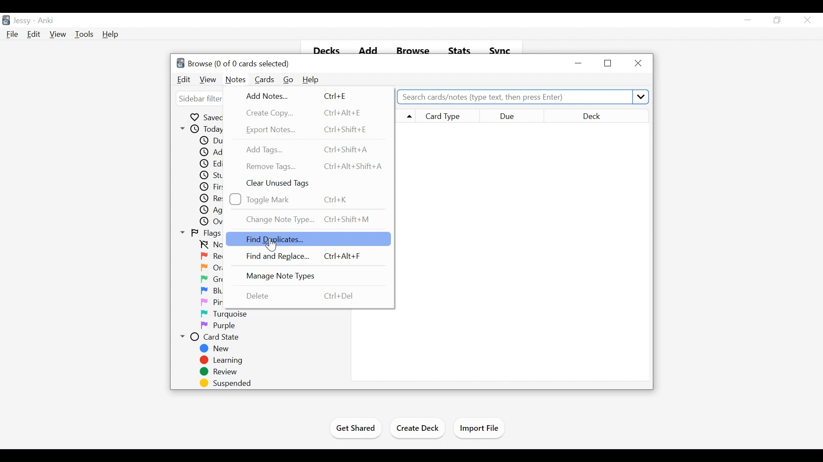 The height and width of the screenshot is (462, 823). What do you see at coordinates (316, 166) in the screenshot?
I see `Remove Tags` at bounding box center [316, 166].